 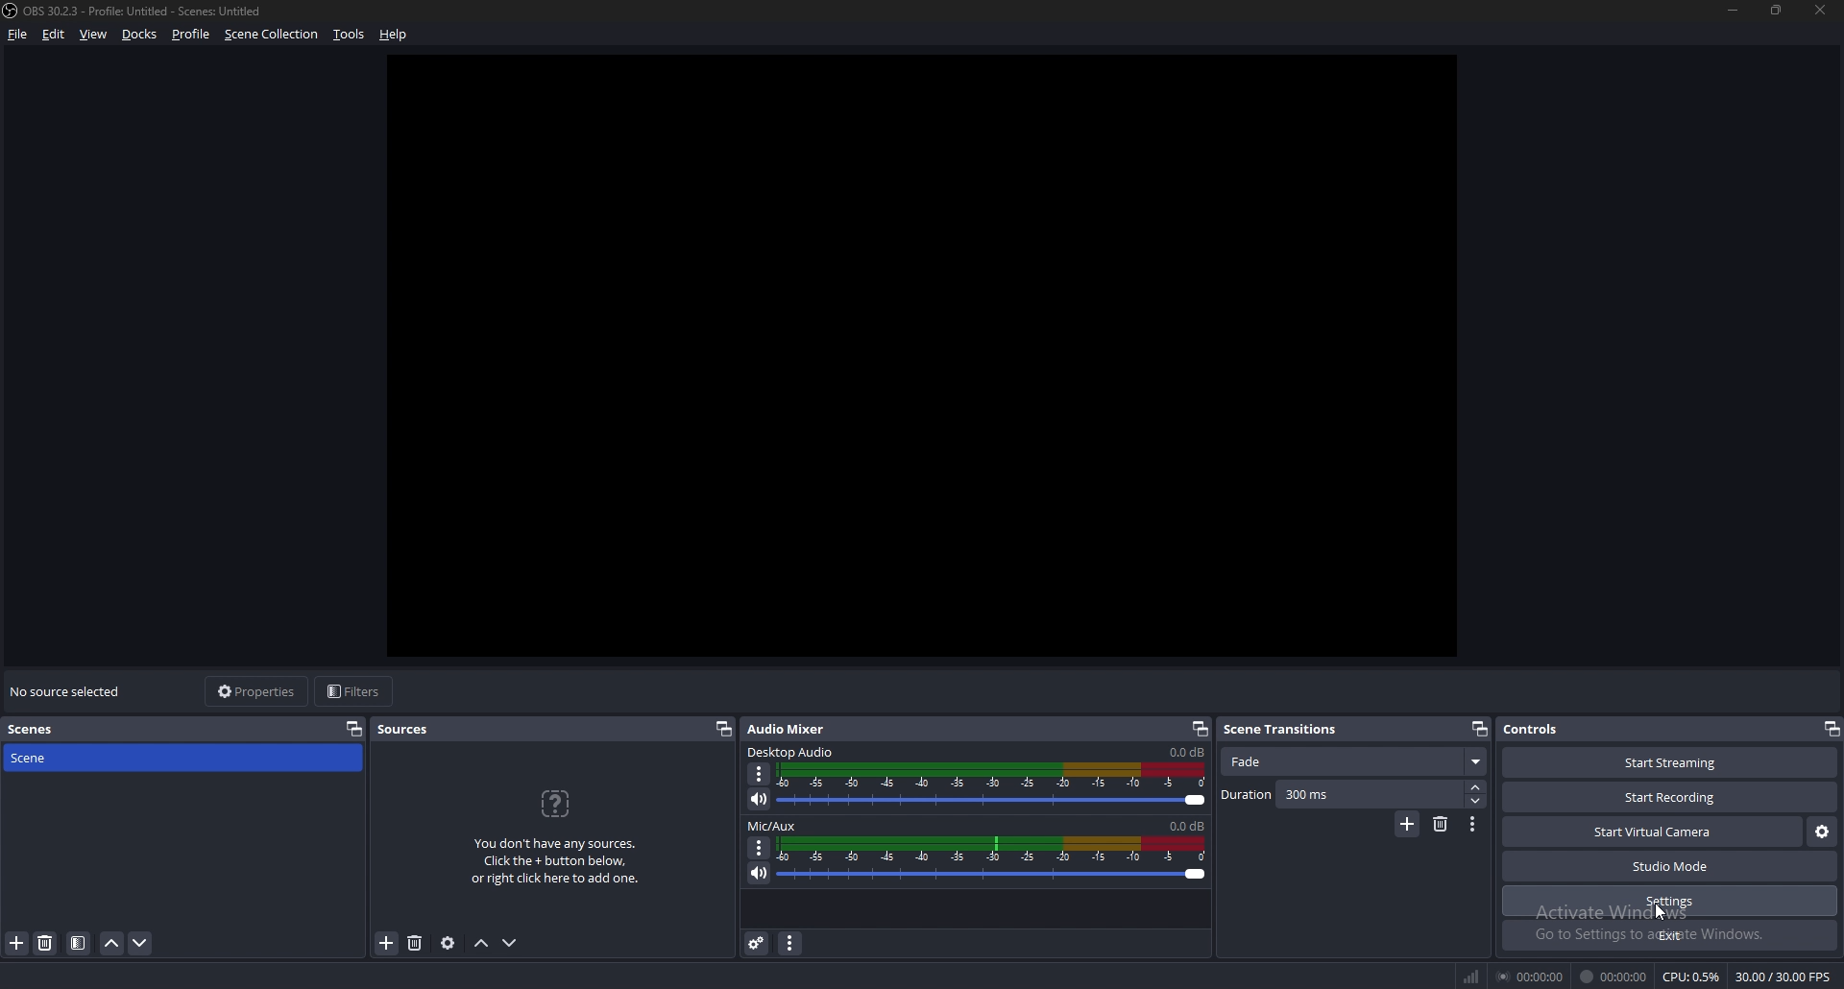 I want to click on pop out, so click(x=1832, y=728).